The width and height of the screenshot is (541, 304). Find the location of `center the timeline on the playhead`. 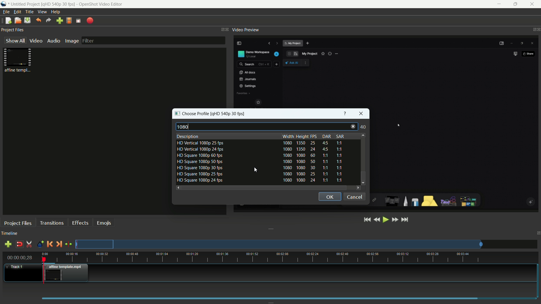

center the timeline on the playhead is located at coordinates (68, 244).